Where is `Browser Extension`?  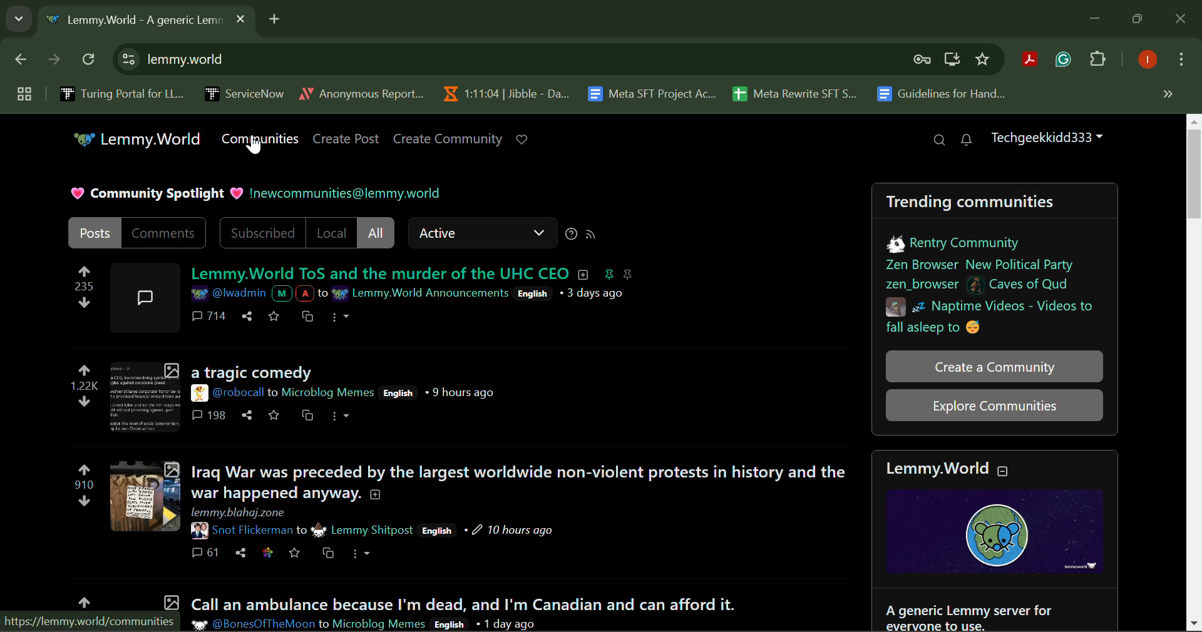 Browser Extension is located at coordinates (1066, 60).